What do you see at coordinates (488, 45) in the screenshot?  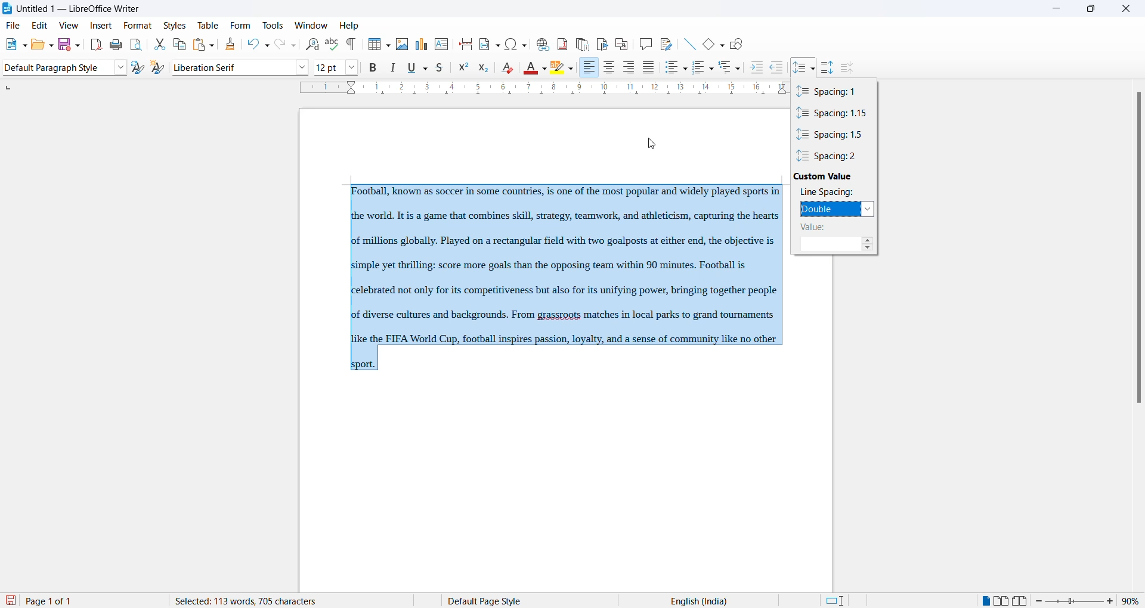 I see `insert field` at bounding box center [488, 45].